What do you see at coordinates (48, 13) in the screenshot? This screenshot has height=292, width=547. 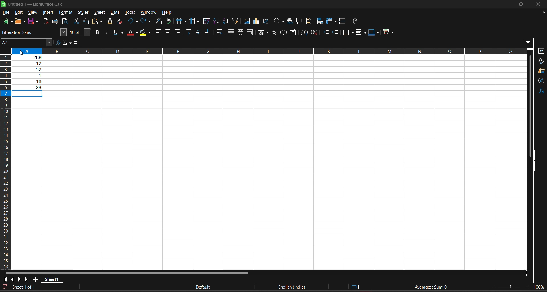 I see `insert` at bounding box center [48, 13].